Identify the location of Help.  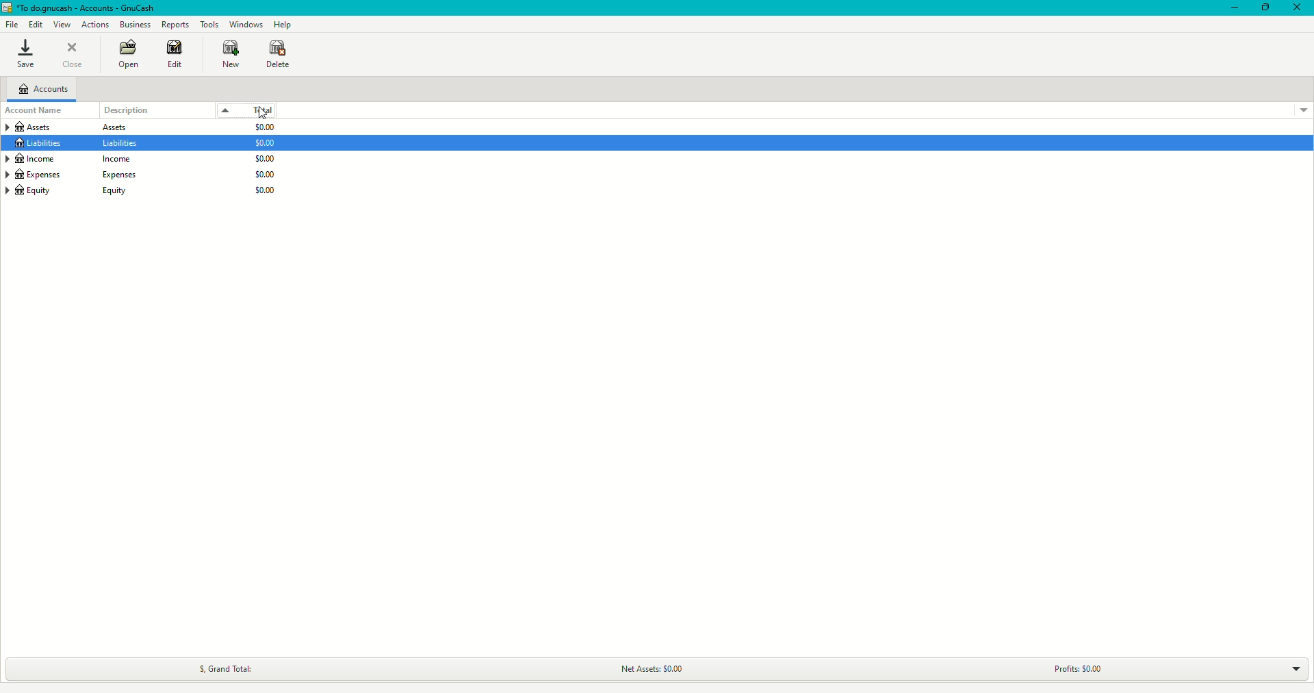
(282, 25).